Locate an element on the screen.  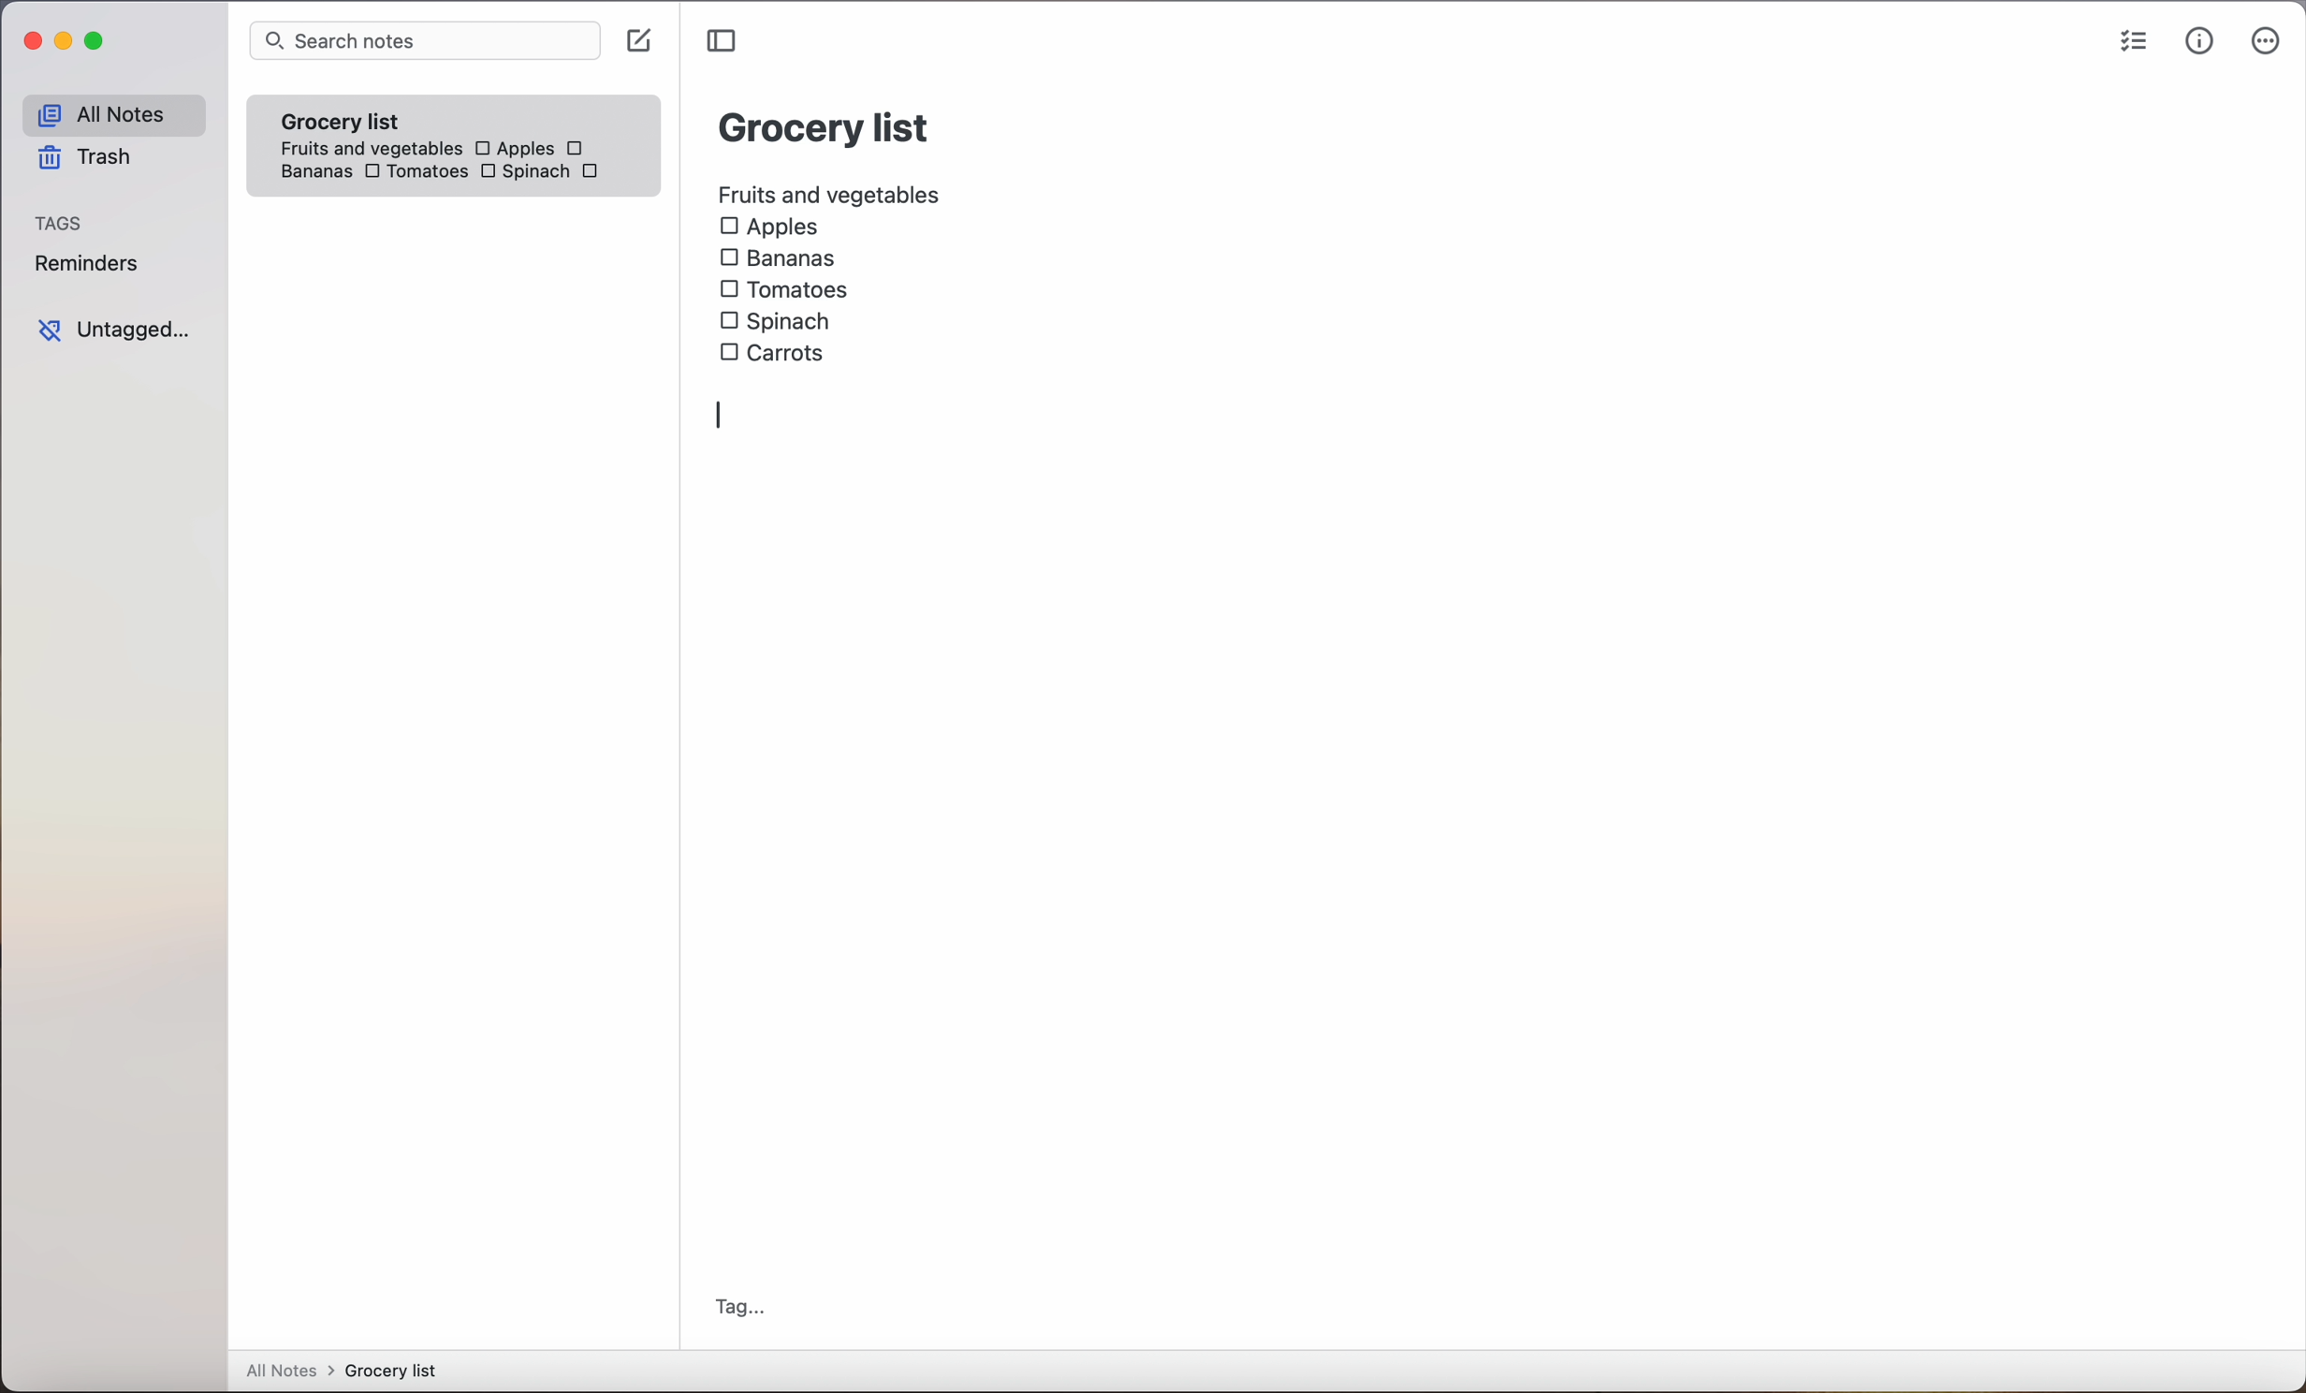
Spinach checkbox is located at coordinates (777, 321).